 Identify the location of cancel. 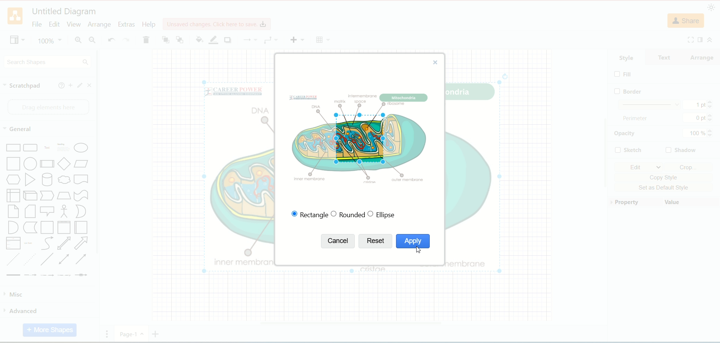
(338, 241).